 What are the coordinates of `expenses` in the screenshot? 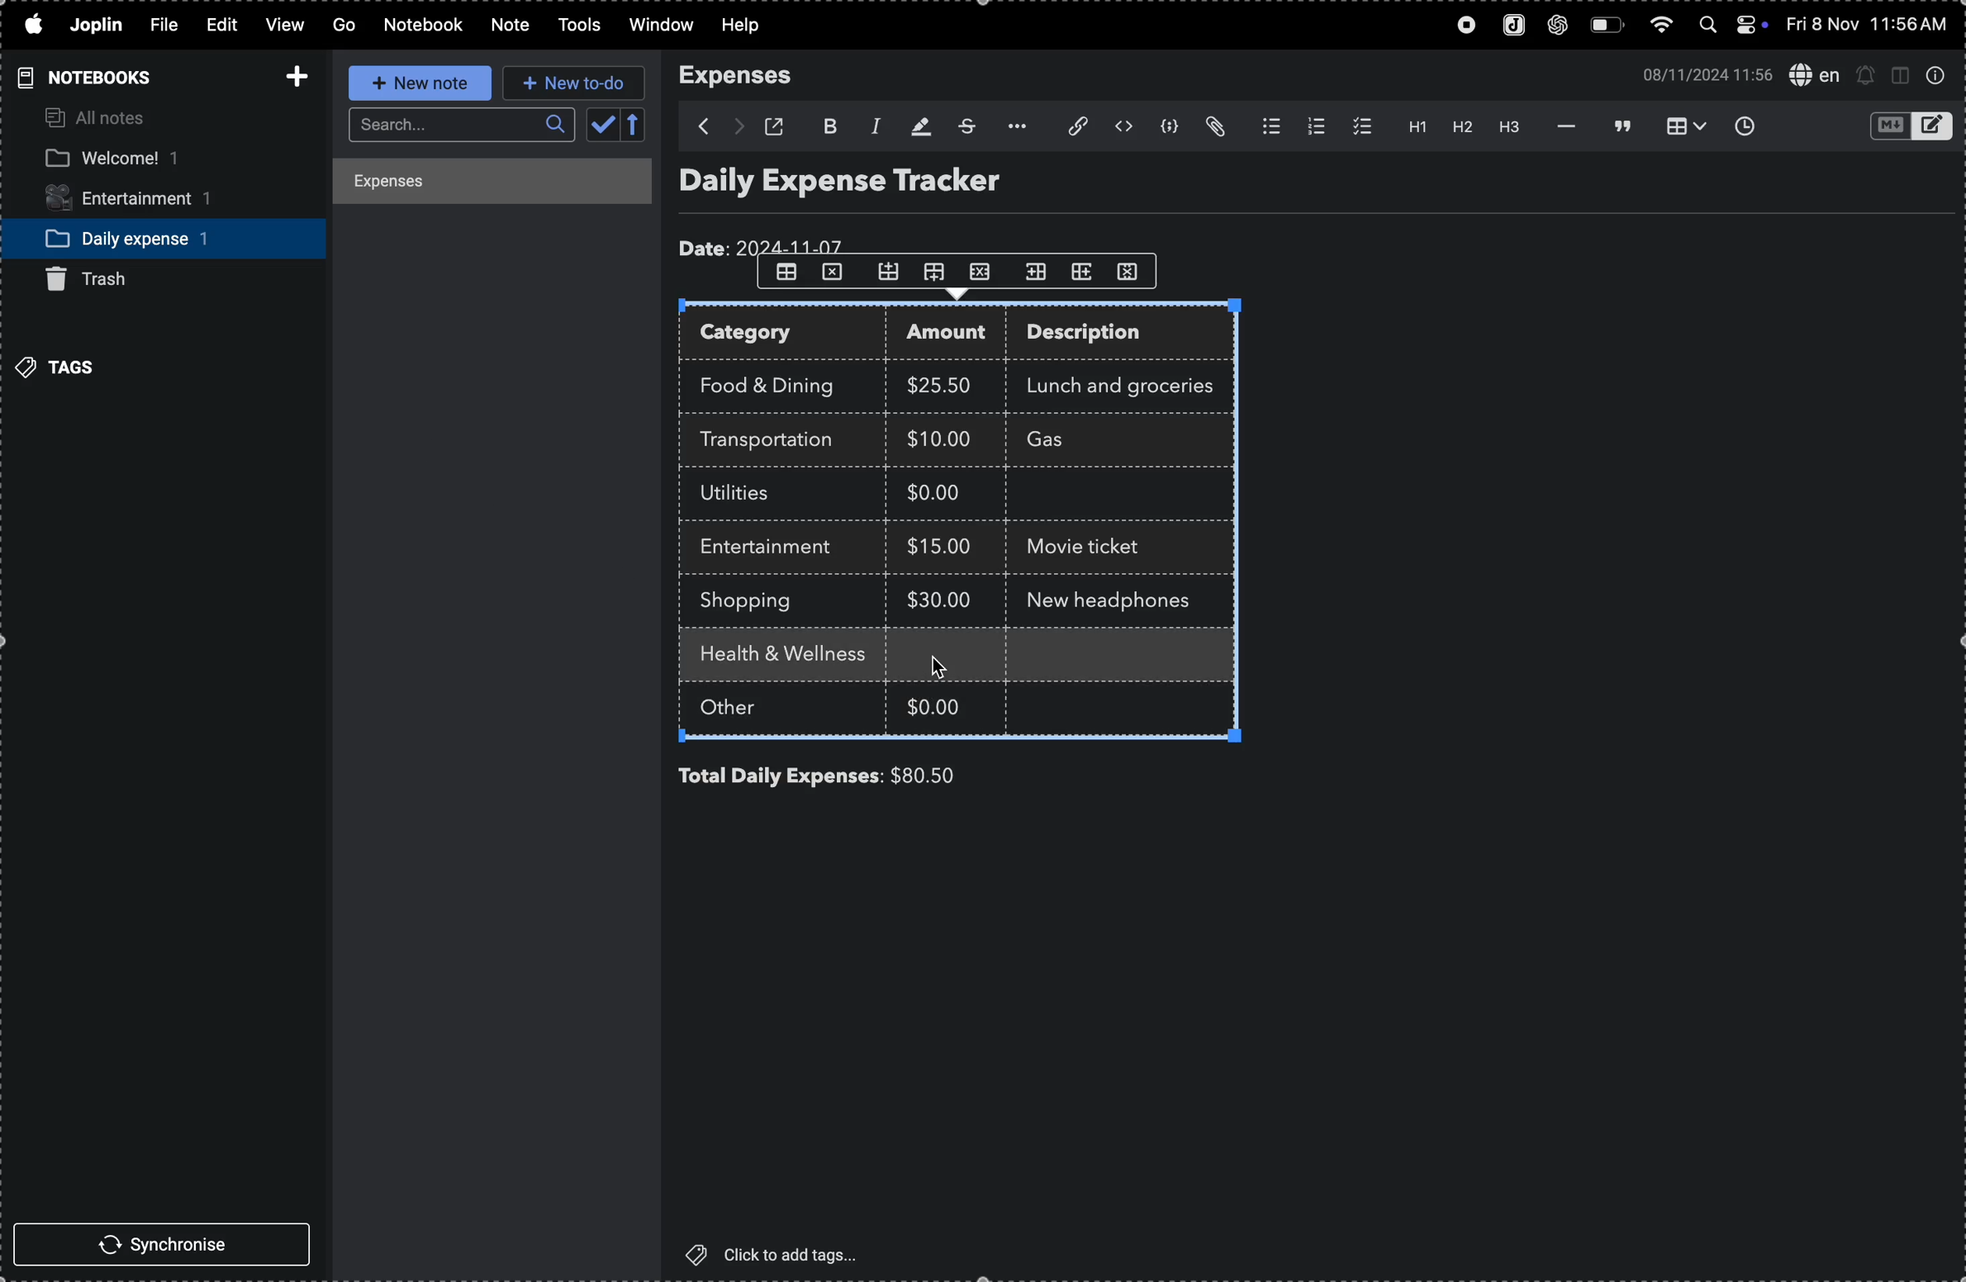 It's located at (746, 76).